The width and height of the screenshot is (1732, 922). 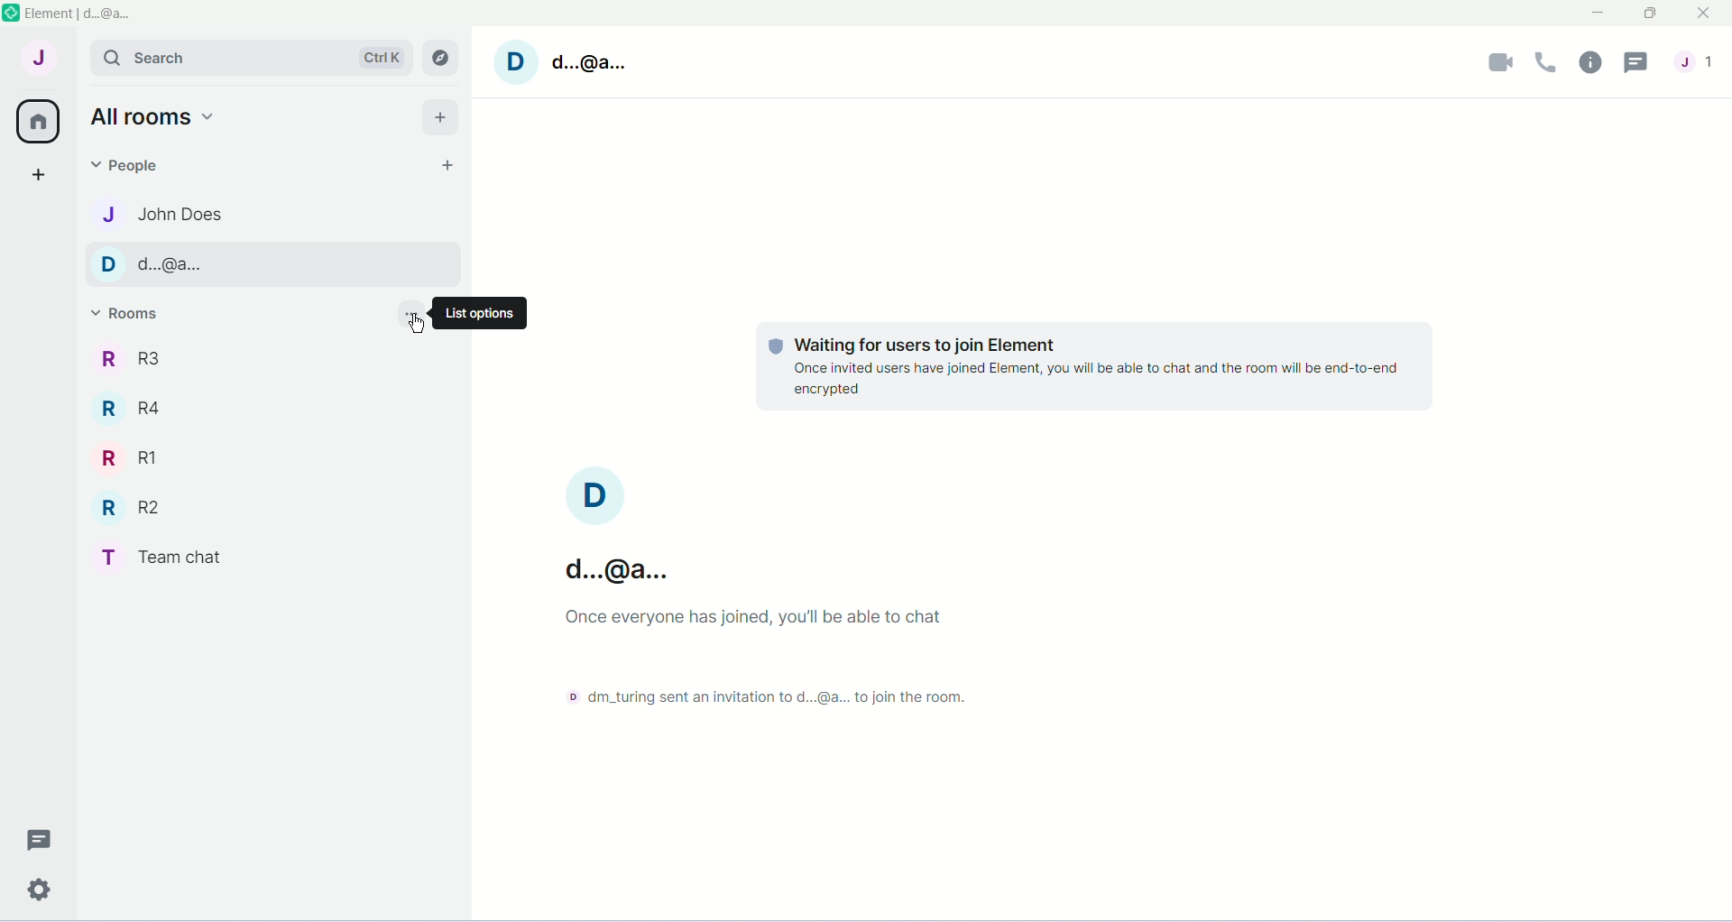 What do you see at coordinates (1696, 62) in the screenshot?
I see `People` at bounding box center [1696, 62].